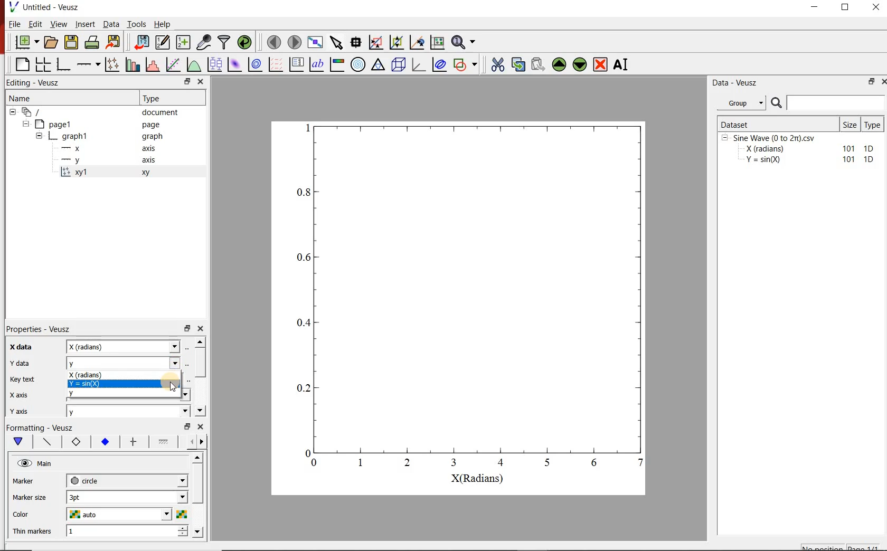 This screenshot has width=887, height=551. I want to click on Up, so click(197, 458).